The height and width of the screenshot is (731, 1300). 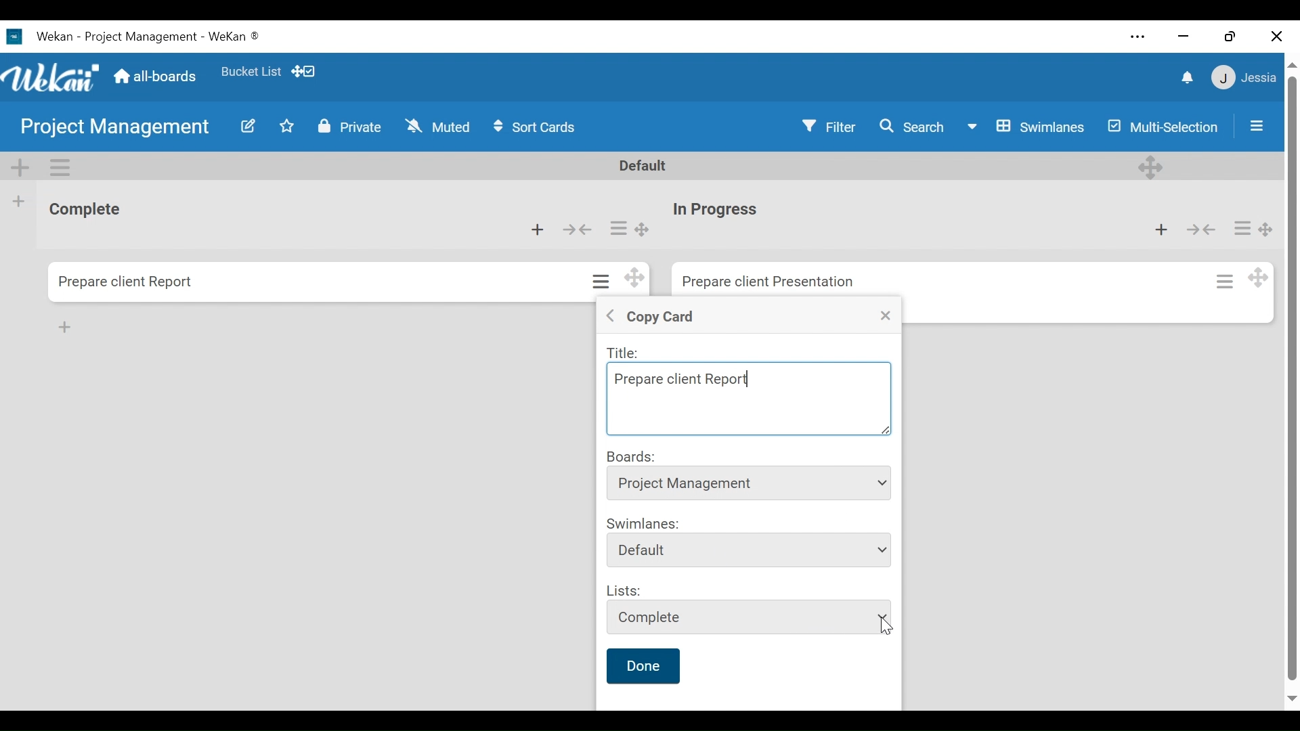 I want to click on Cursor, so click(x=885, y=627).